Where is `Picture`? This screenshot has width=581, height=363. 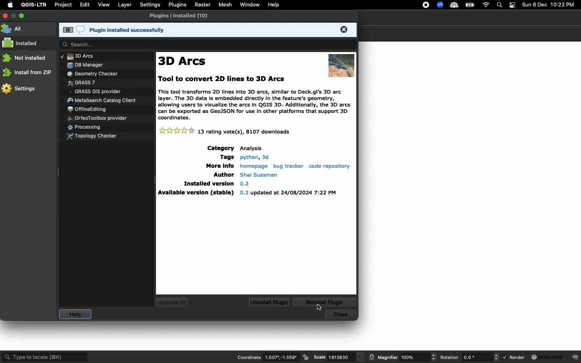 Picture is located at coordinates (340, 65).